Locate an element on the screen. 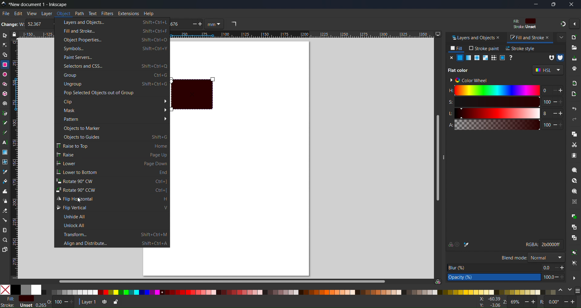  Zoom tool is located at coordinates (5, 240).